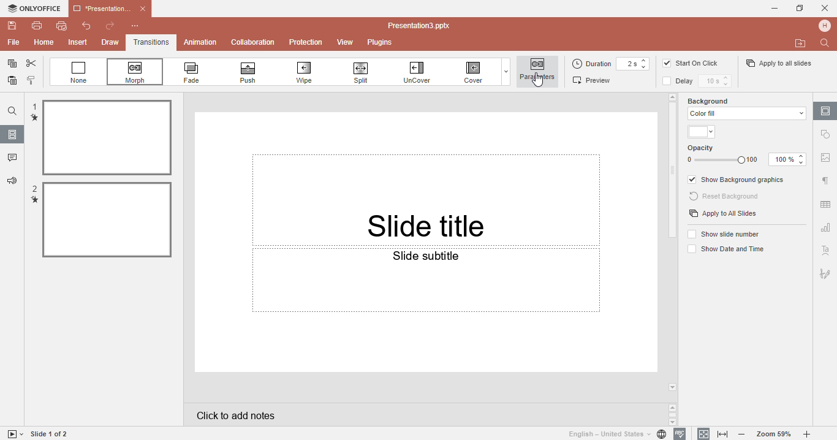  What do you see at coordinates (827, 134) in the screenshot?
I see `Shape settings` at bounding box center [827, 134].